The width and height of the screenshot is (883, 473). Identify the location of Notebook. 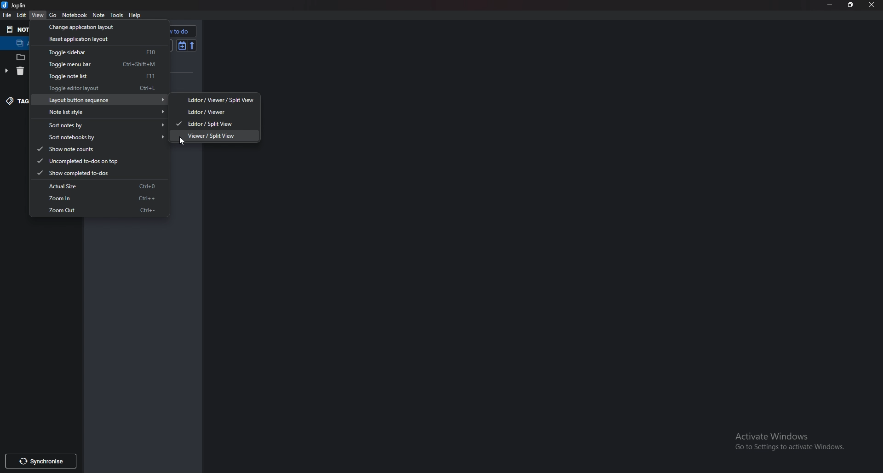
(75, 15).